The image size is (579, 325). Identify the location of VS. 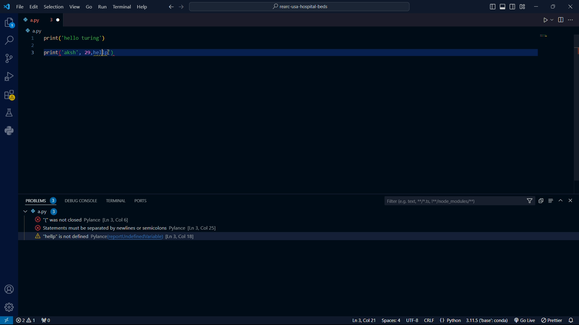
(7, 320).